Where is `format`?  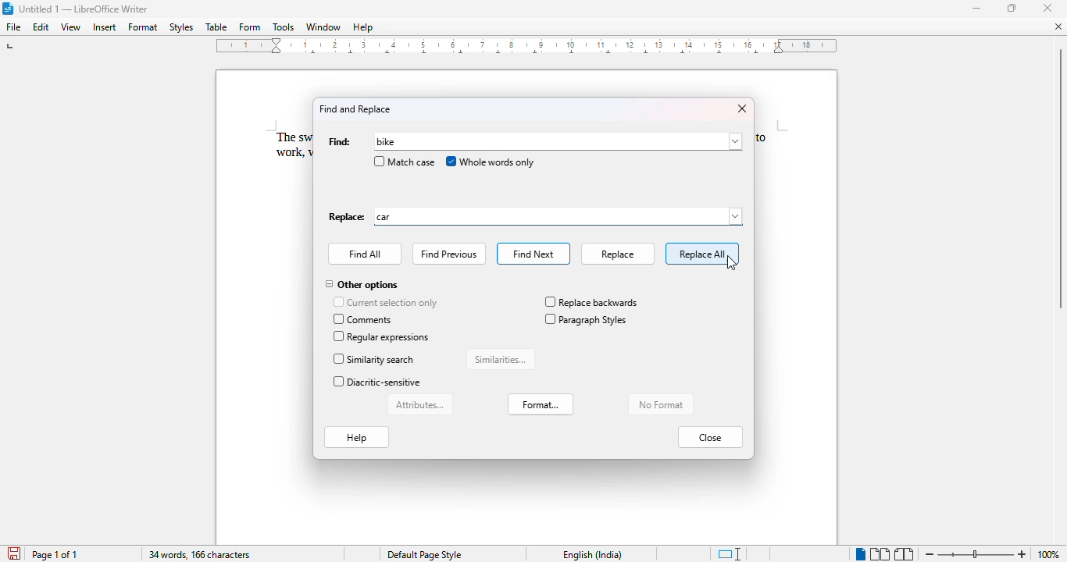 format is located at coordinates (144, 27).